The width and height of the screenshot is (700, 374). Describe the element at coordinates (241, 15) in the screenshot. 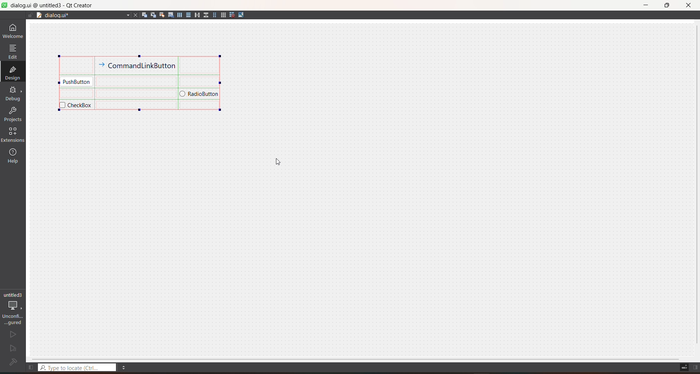

I see `adjust size` at that location.